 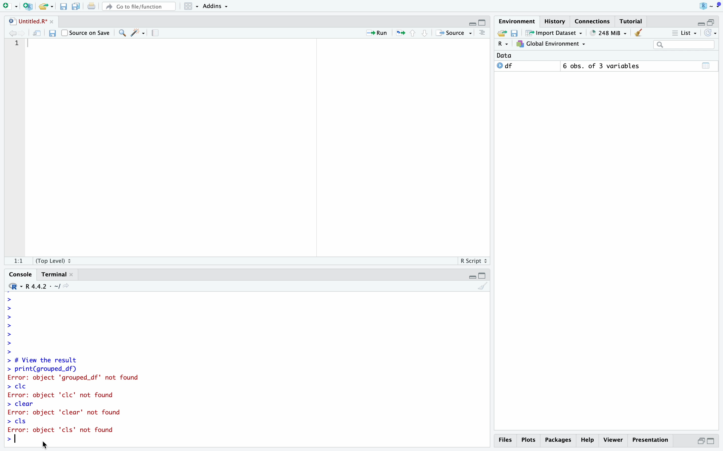 What do you see at coordinates (709, 6) in the screenshot?
I see `Project` at bounding box center [709, 6].